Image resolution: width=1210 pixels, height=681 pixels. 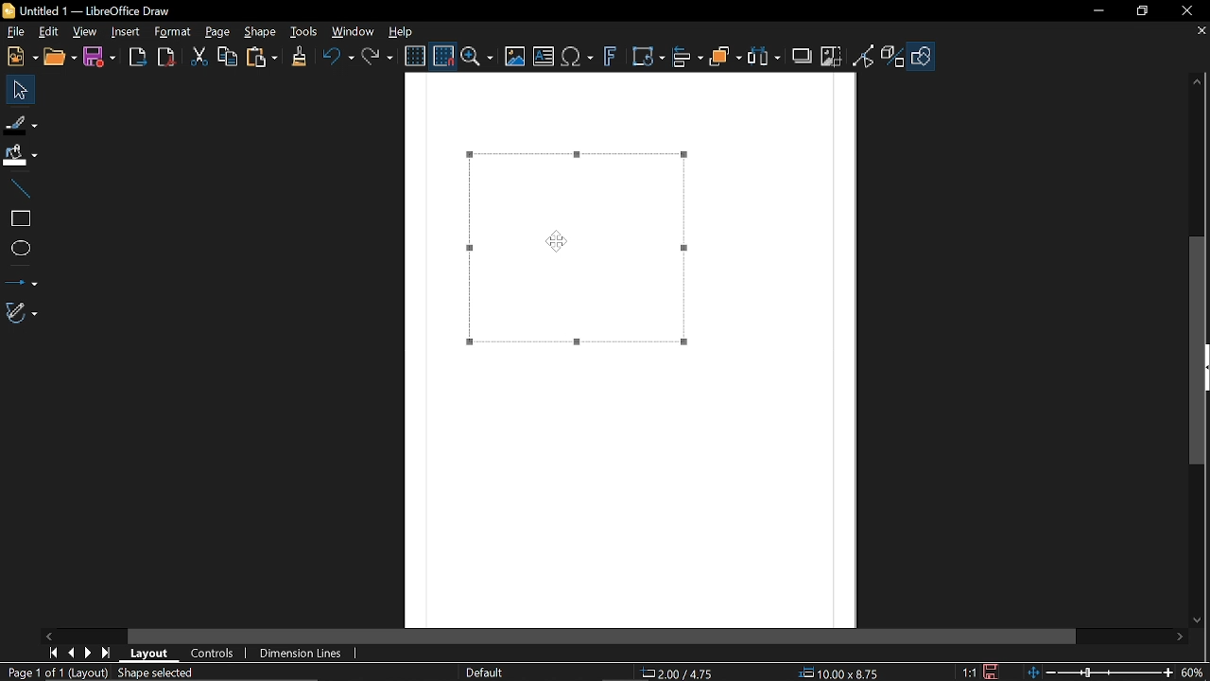 What do you see at coordinates (301, 55) in the screenshot?
I see `CLone` at bounding box center [301, 55].